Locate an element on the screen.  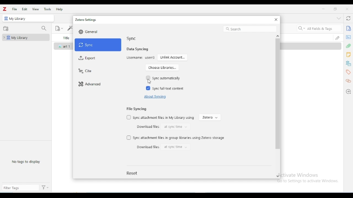
abstract is located at coordinates (348, 37).